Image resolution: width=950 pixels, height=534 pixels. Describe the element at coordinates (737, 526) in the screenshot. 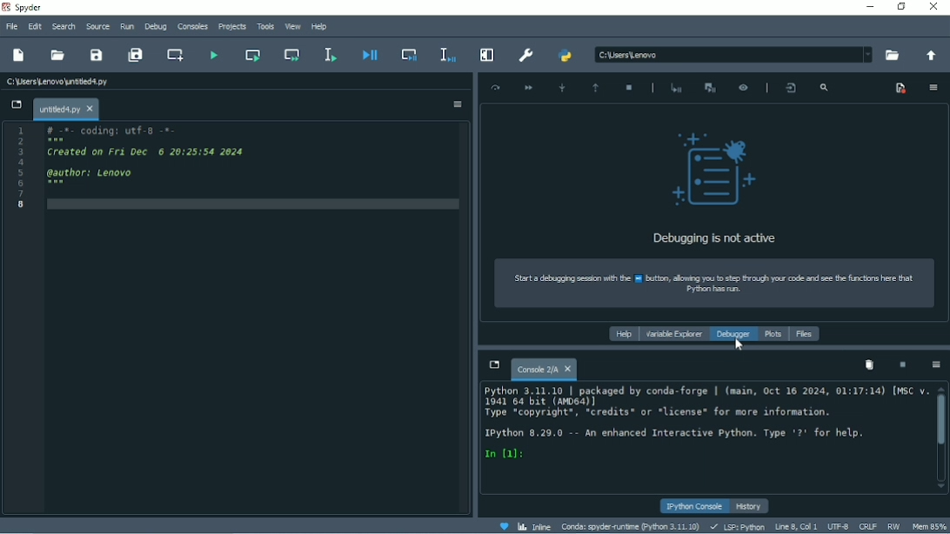

I see `LSP` at that location.